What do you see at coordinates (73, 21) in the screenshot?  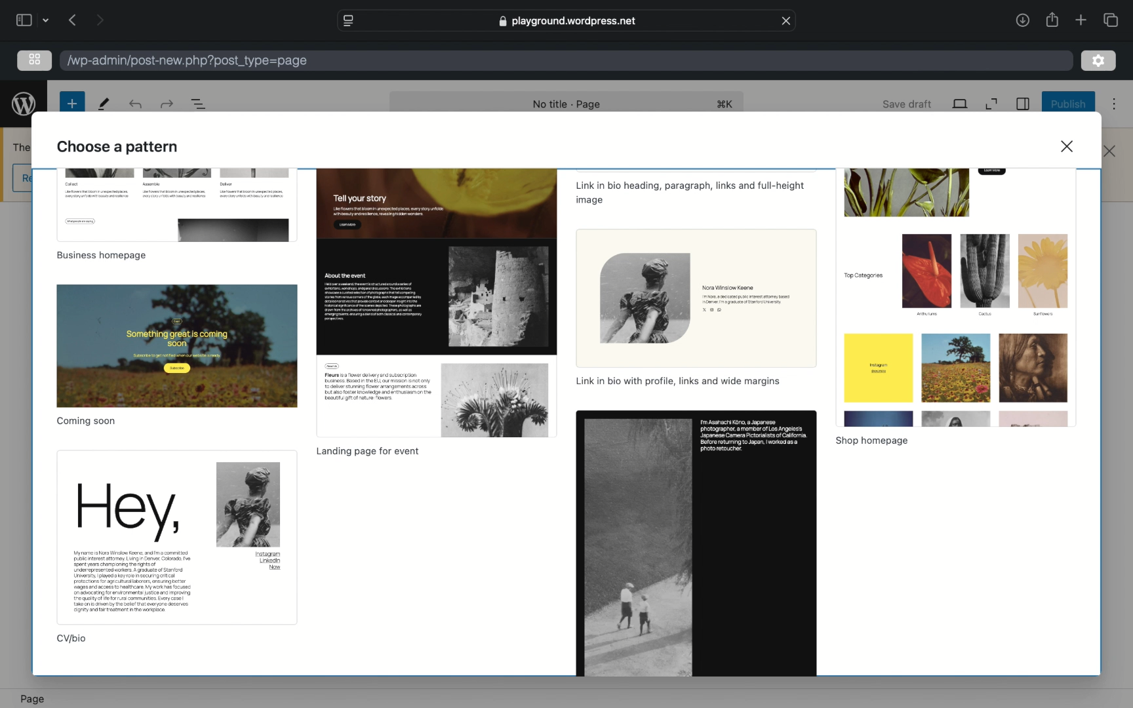 I see `previous page` at bounding box center [73, 21].